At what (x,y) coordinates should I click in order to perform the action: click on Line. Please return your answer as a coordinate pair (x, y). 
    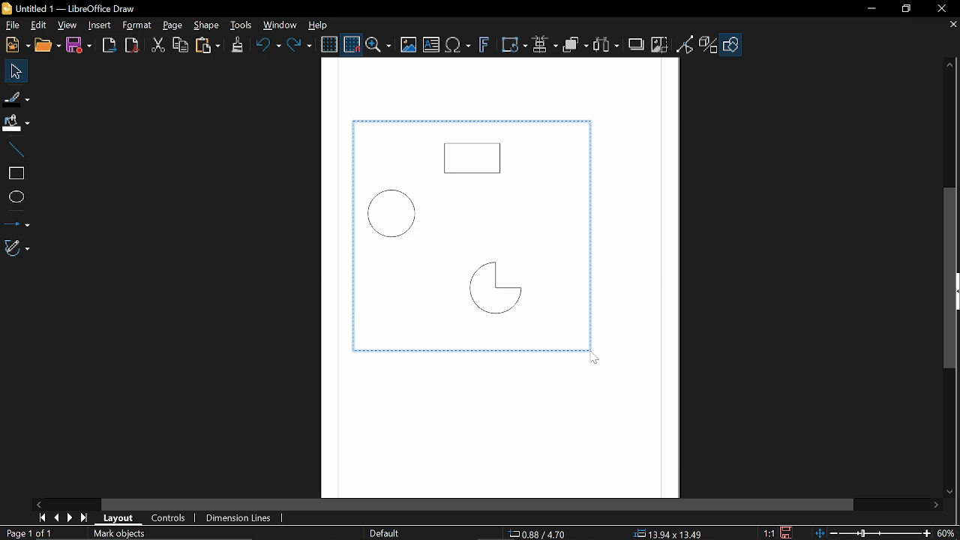
    Looking at the image, I should click on (13, 145).